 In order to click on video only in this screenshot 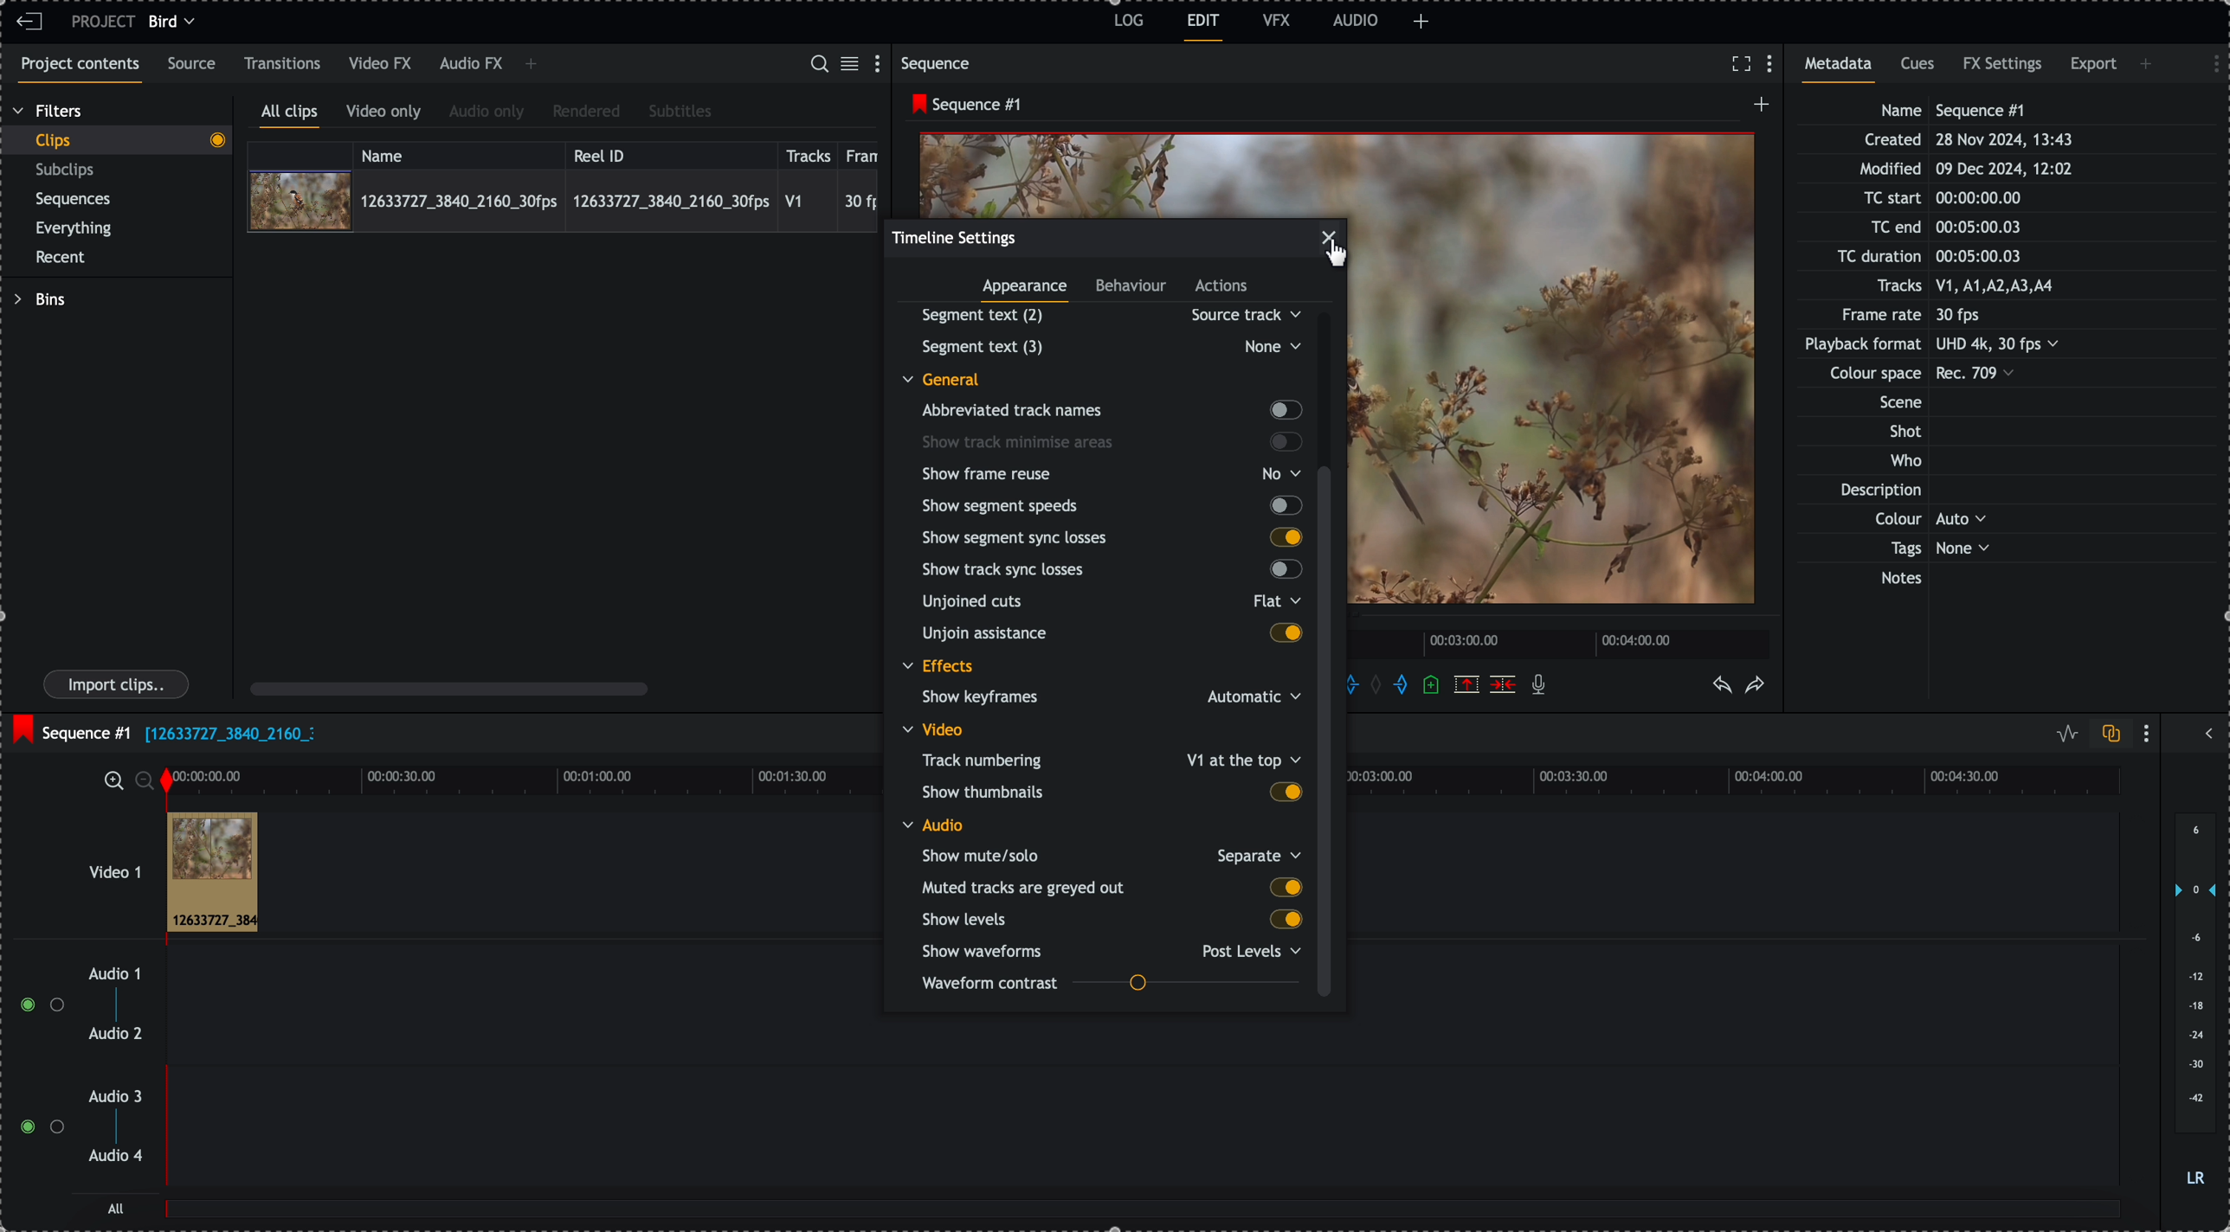, I will do `click(388, 114)`.